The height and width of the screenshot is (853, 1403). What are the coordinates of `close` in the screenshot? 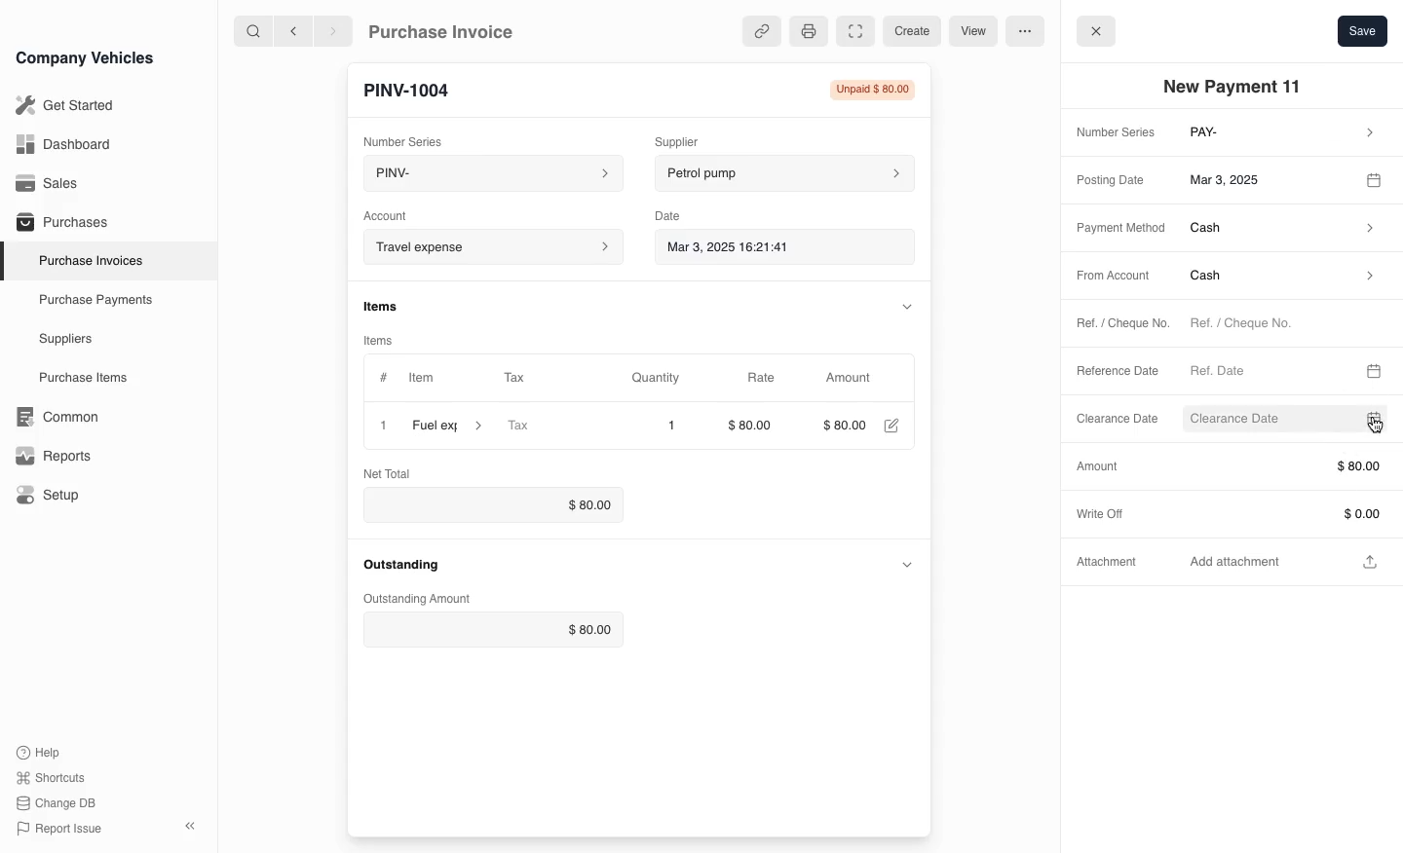 It's located at (1096, 29).